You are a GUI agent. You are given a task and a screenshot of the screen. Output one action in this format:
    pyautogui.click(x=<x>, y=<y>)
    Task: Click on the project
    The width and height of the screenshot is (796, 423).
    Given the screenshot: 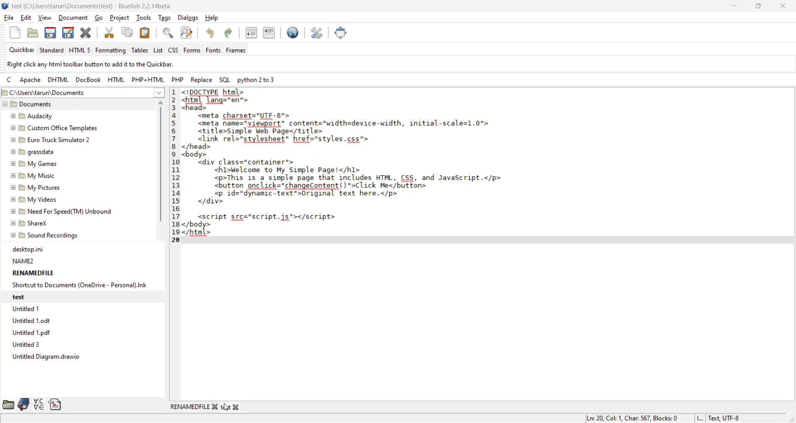 What is the action you would take?
    pyautogui.click(x=119, y=19)
    